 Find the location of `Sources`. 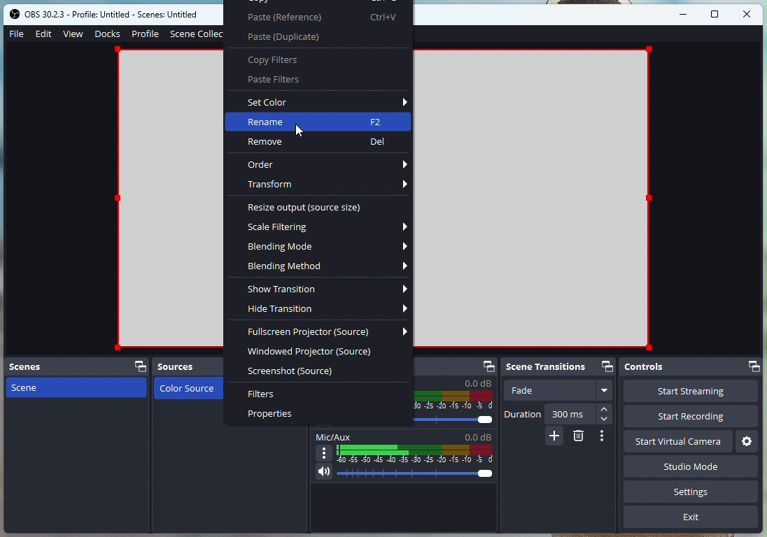

Sources is located at coordinates (185, 366).